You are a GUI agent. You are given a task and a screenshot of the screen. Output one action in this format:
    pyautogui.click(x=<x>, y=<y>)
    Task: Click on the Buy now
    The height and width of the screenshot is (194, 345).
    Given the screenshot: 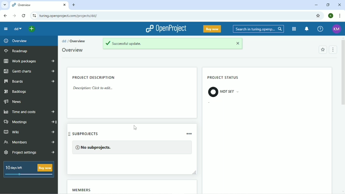 What is the action you would take?
    pyautogui.click(x=212, y=28)
    